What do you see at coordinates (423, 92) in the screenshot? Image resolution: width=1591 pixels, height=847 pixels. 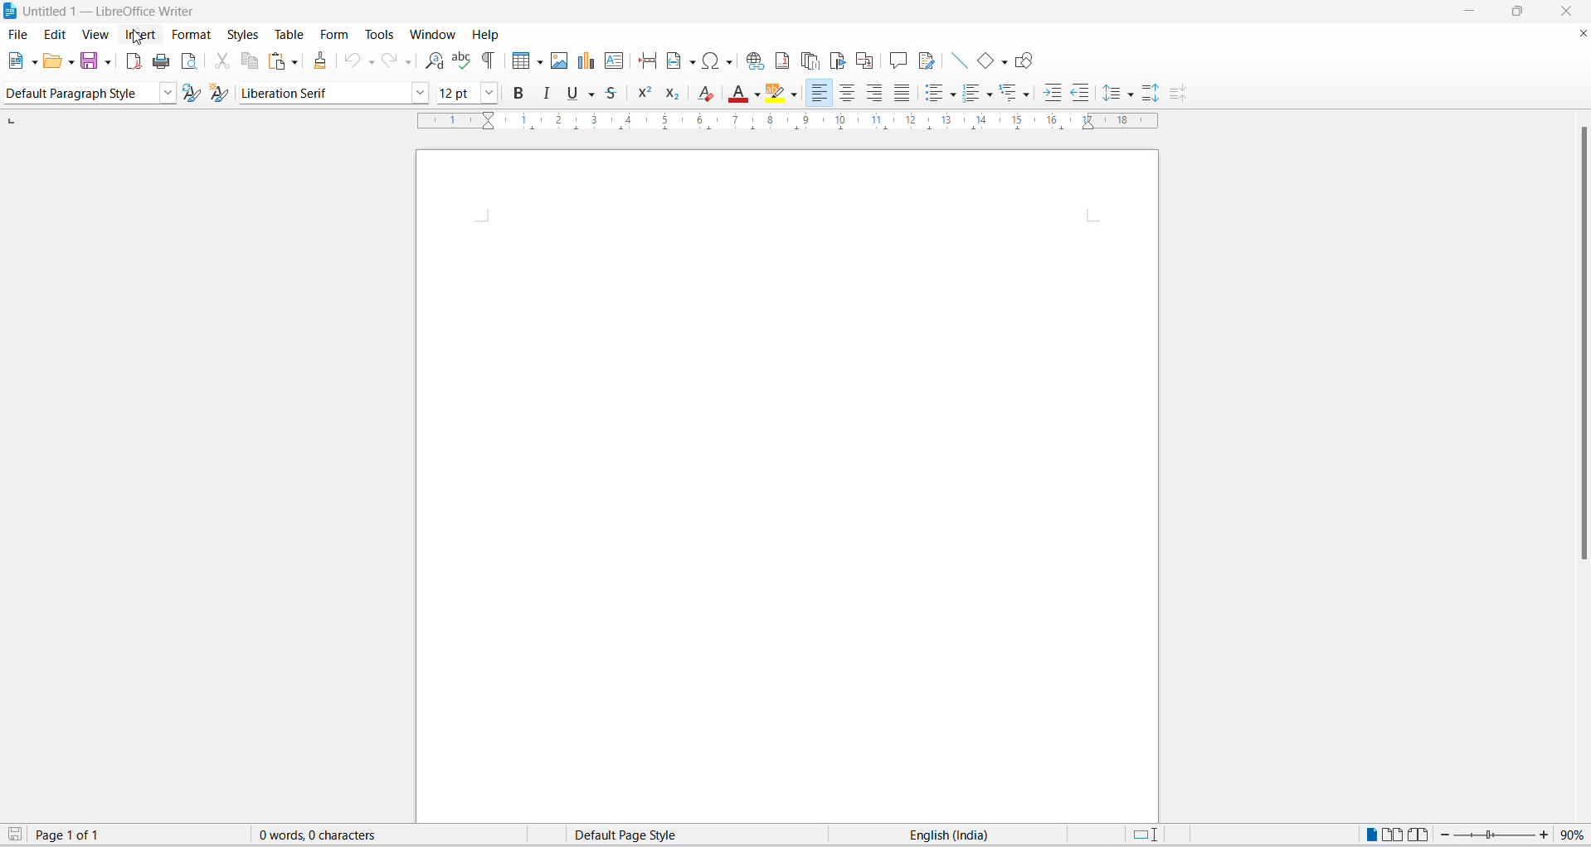 I see `font name options` at bounding box center [423, 92].